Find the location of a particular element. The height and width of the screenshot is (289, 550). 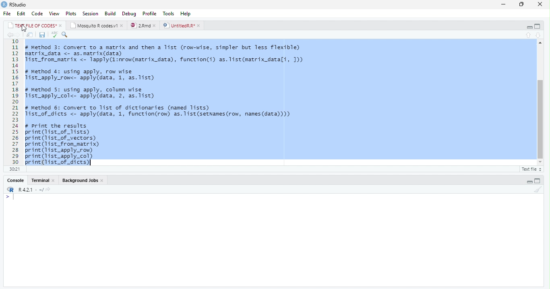

Spell Check is located at coordinates (54, 35).